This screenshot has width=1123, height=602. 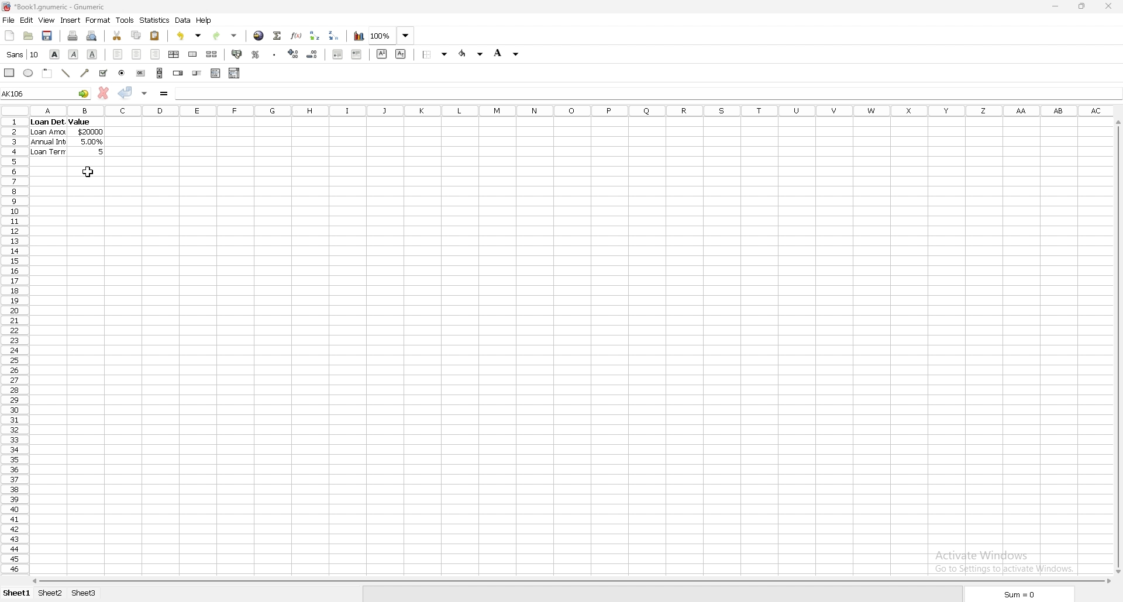 What do you see at coordinates (212, 54) in the screenshot?
I see `split merged cells` at bounding box center [212, 54].